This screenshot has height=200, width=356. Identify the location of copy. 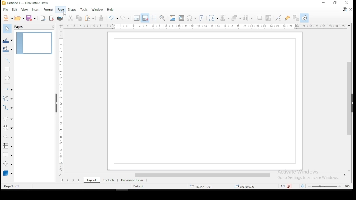
(78, 19).